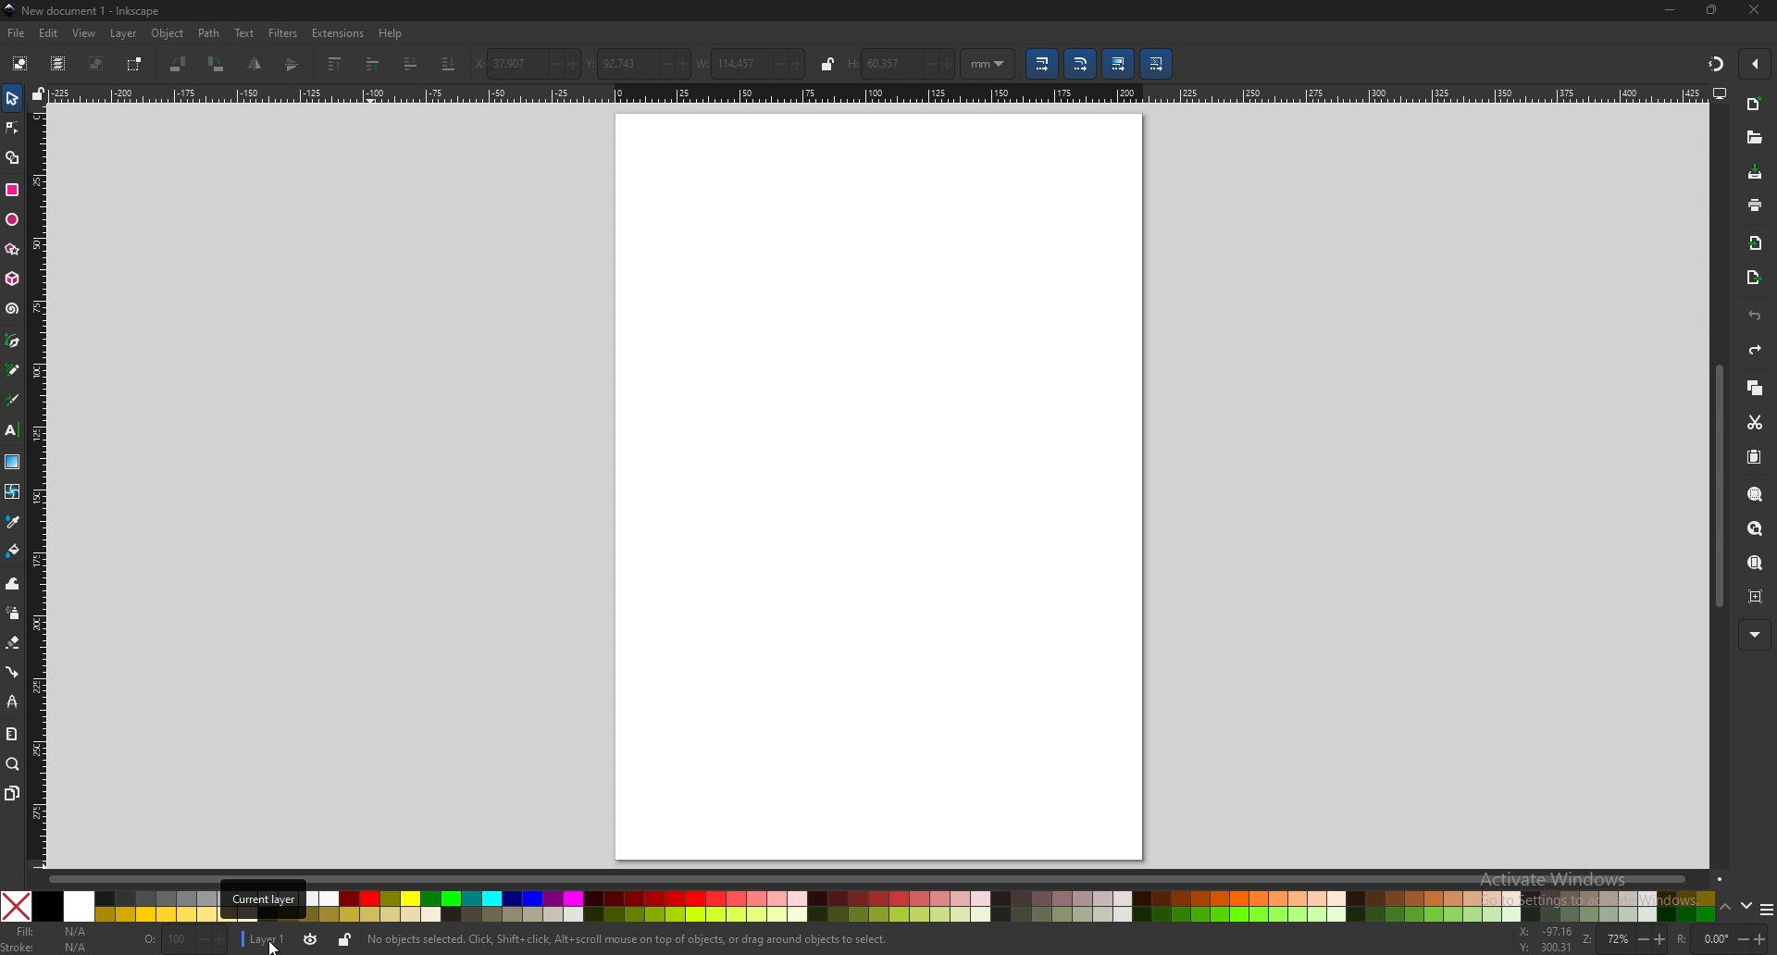 This screenshot has width=1777, height=955. I want to click on more colors, so click(1767, 910).